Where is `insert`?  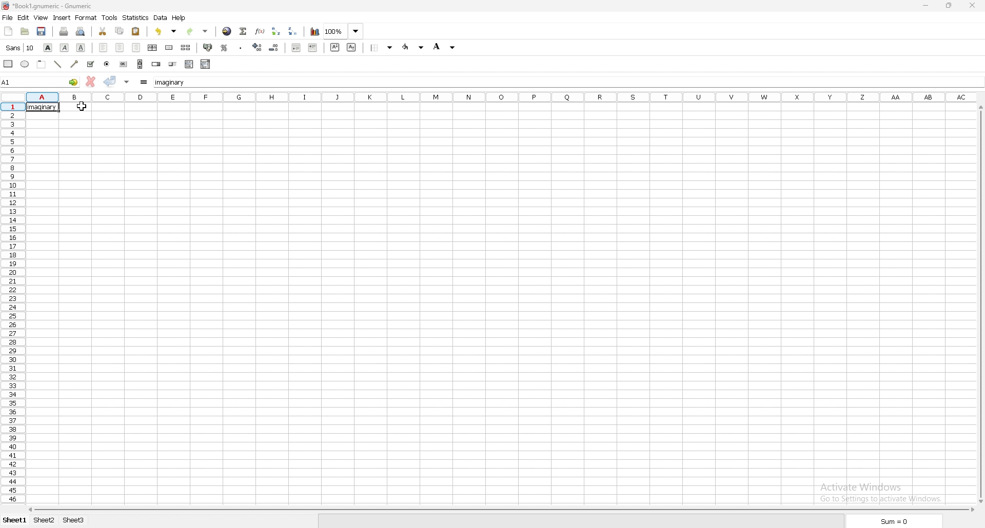 insert is located at coordinates (62, 18).